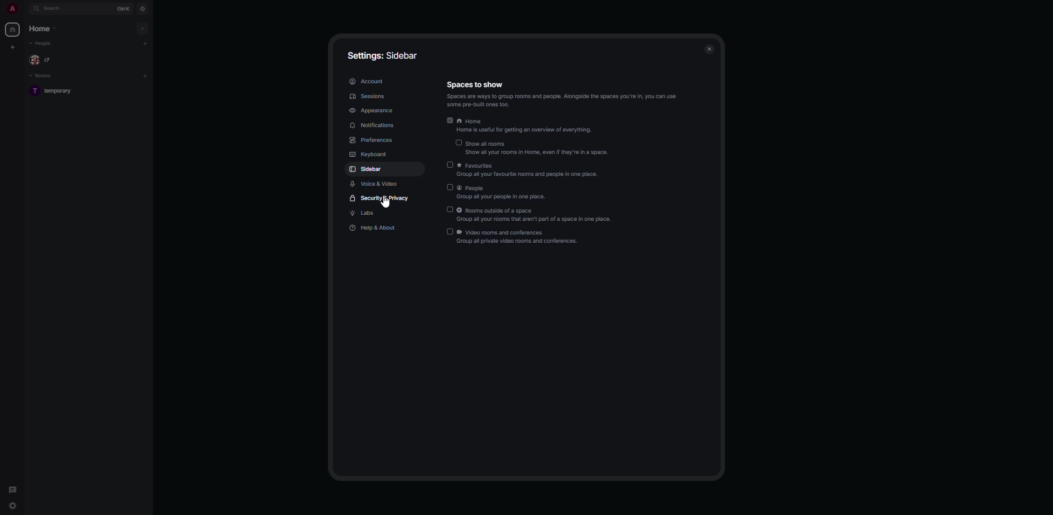  Describe the element at coordinates (367, 82) in the screenshot. I see `account` at that location.